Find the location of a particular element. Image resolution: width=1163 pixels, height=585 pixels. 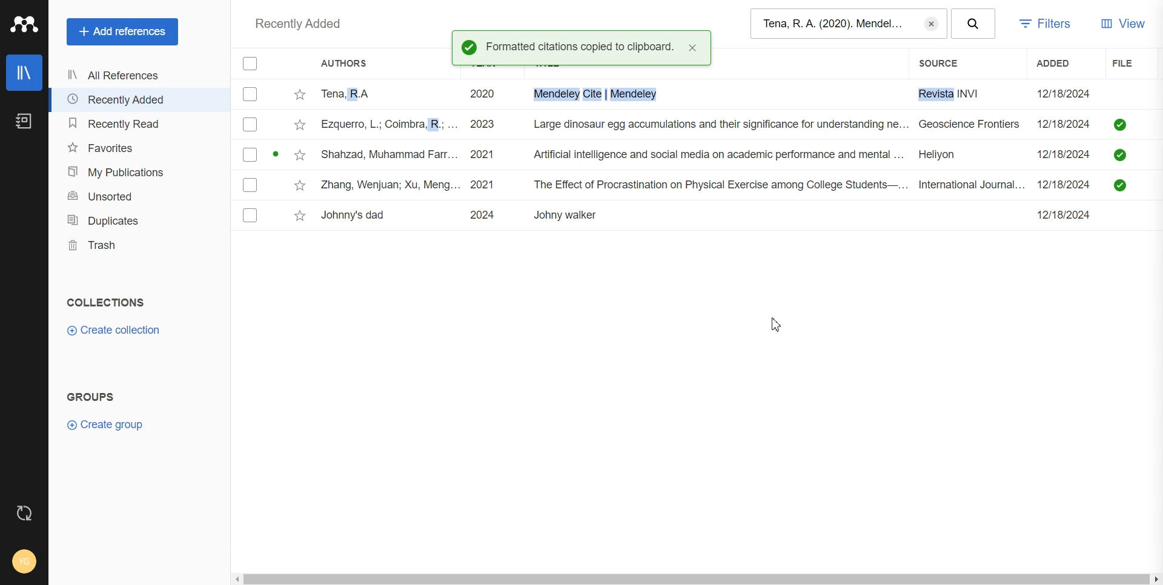

saved is located at coordinates (1121, 154).